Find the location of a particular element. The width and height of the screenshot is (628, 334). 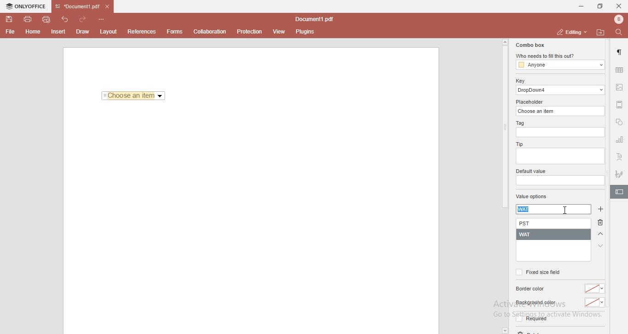

References is located at coordinates (141, 32).